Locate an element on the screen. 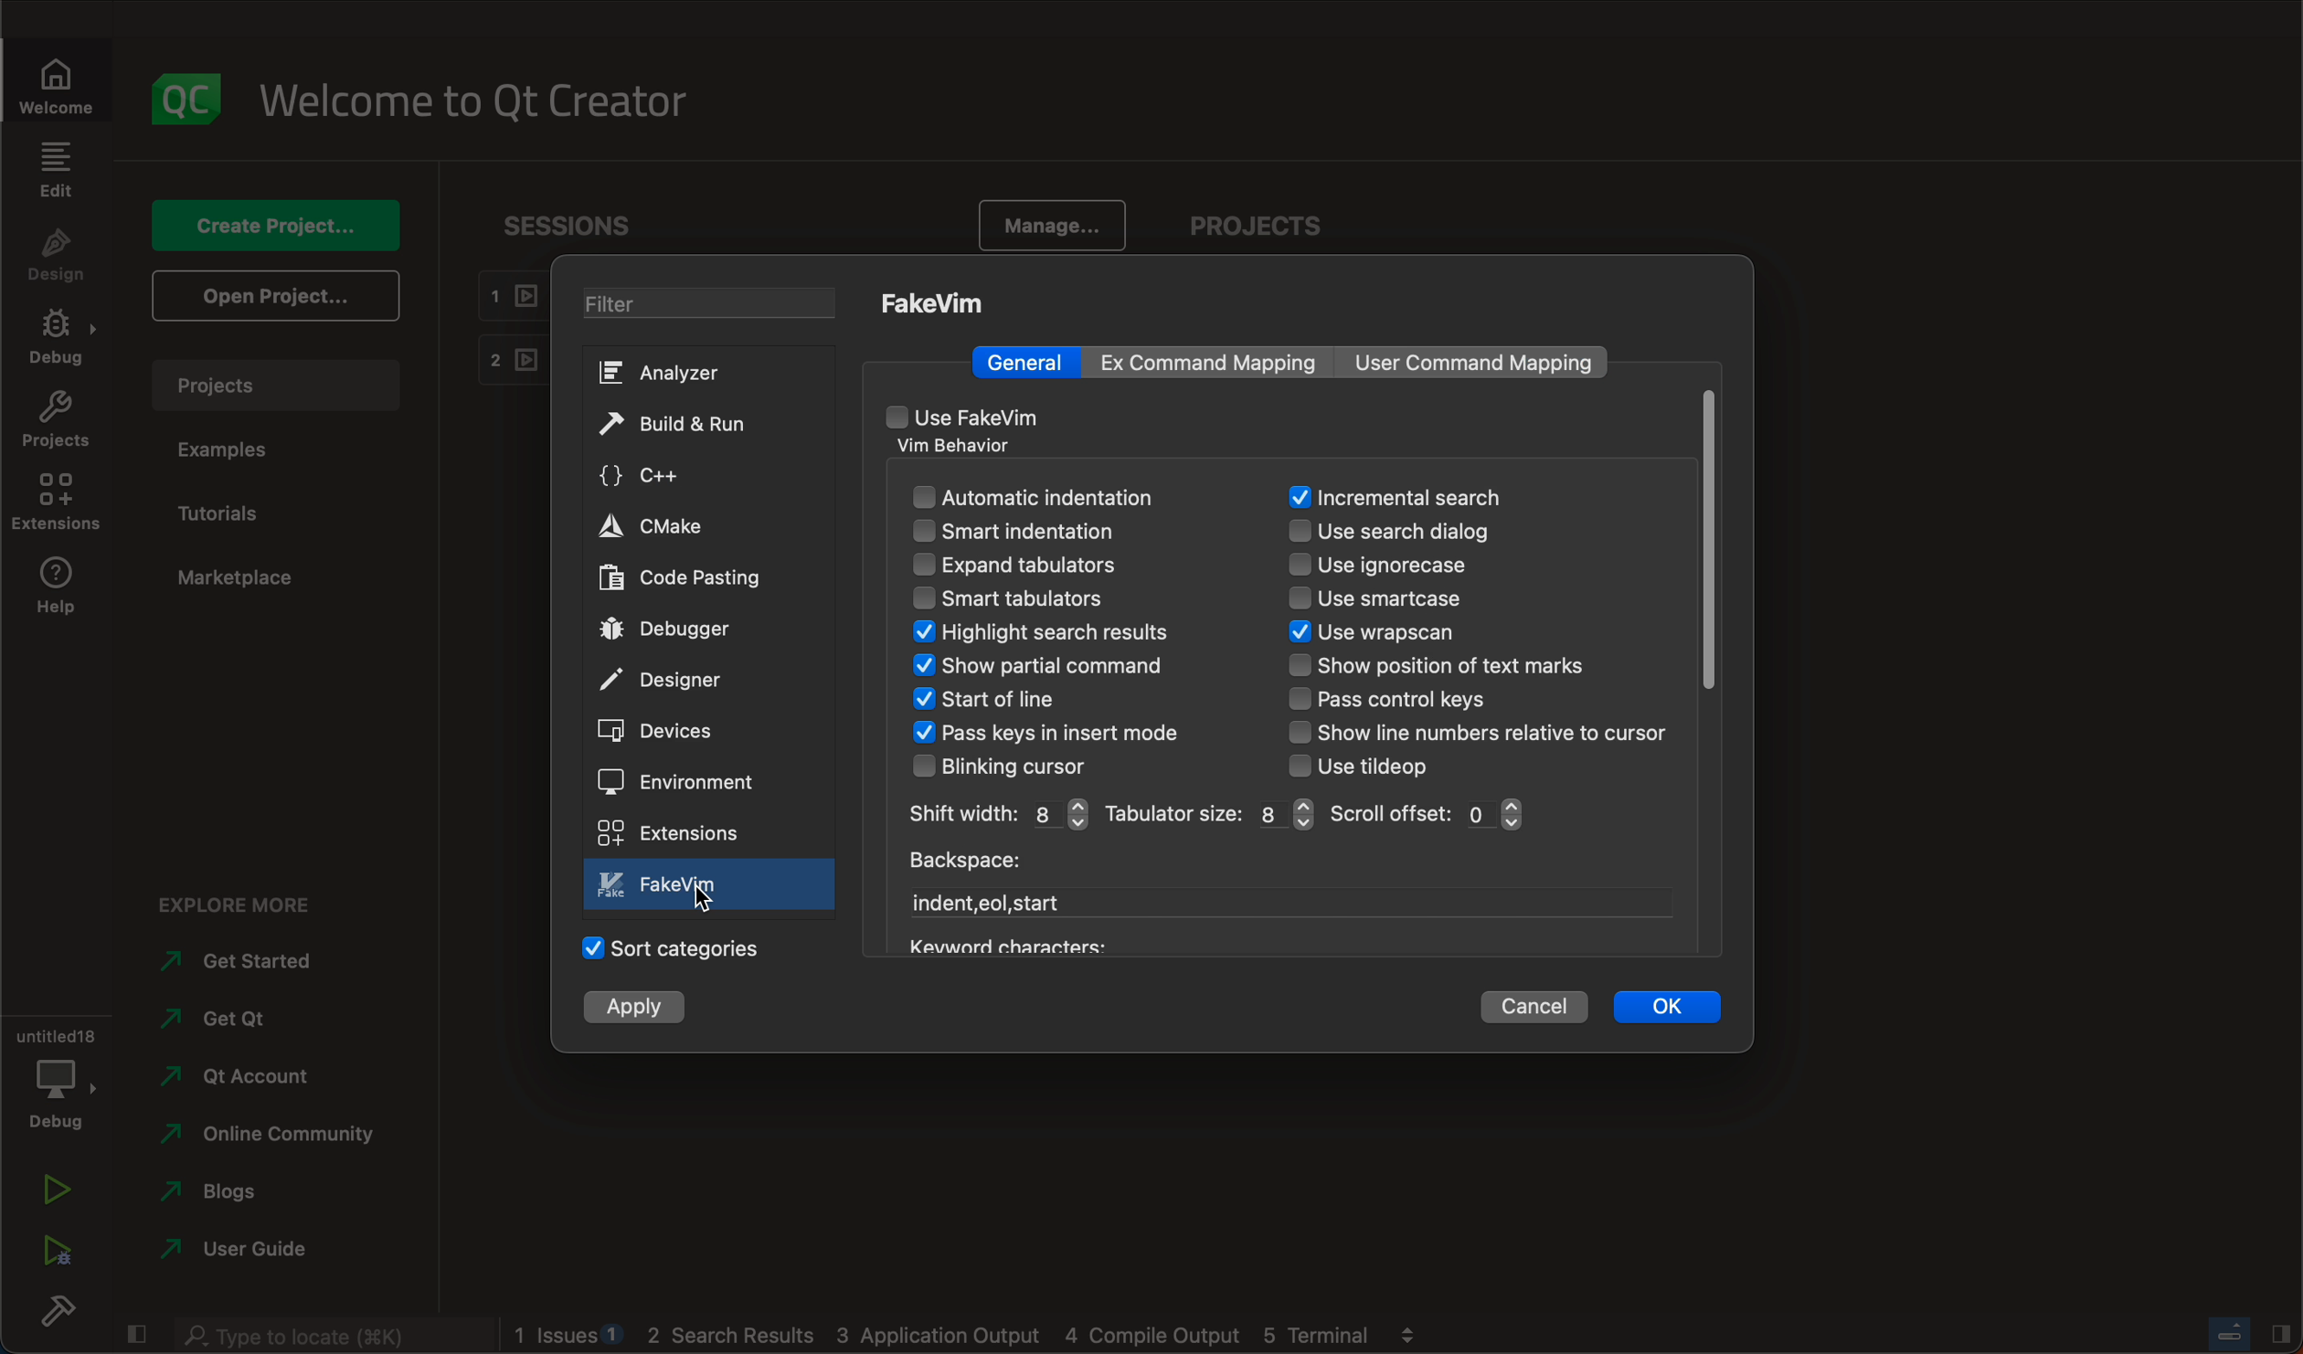  build is located at coordinates (57, 1314).